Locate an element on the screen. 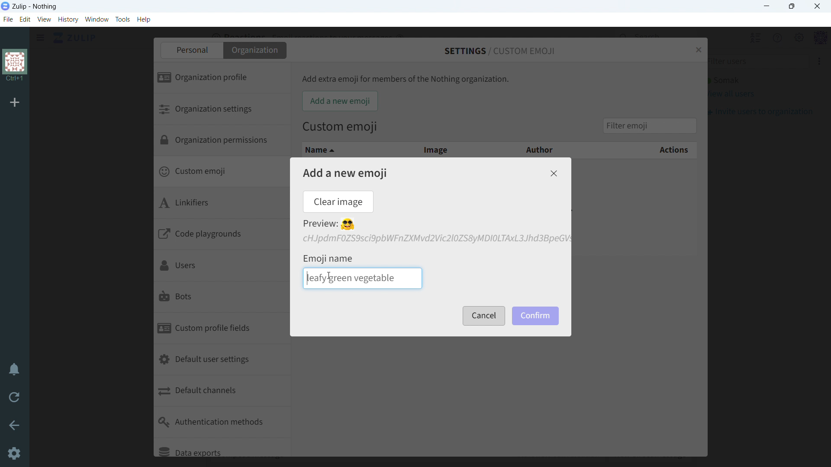 The height and width of the screenshot is (467, 831). settings is located at coordinates (13, 454).